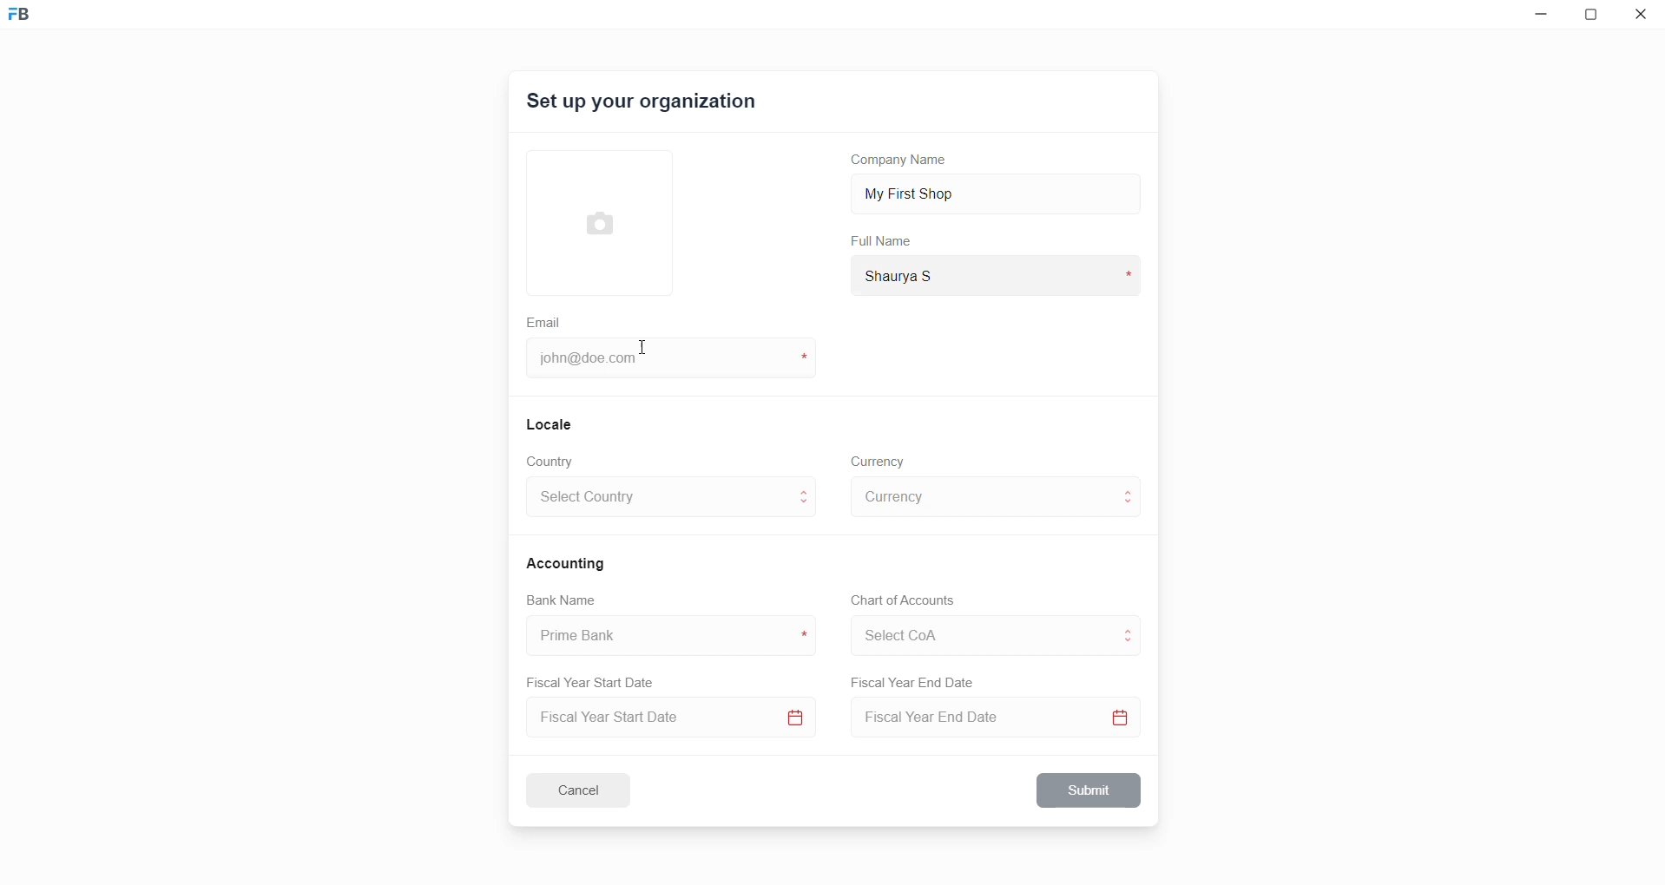  What do you see at coordinates (546, 320) in the screenshot?
I see `Email` at bounding box center [546, 320].